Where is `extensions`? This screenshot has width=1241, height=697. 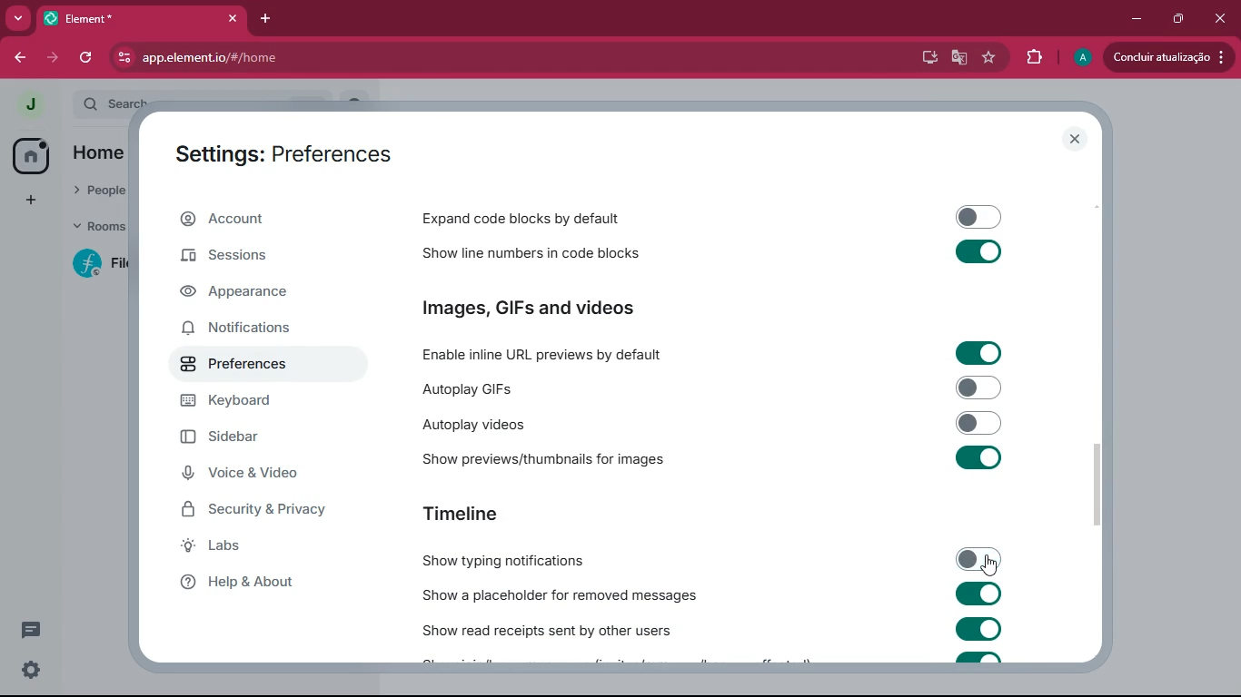
extensions is located at coordinates (1035, 57).